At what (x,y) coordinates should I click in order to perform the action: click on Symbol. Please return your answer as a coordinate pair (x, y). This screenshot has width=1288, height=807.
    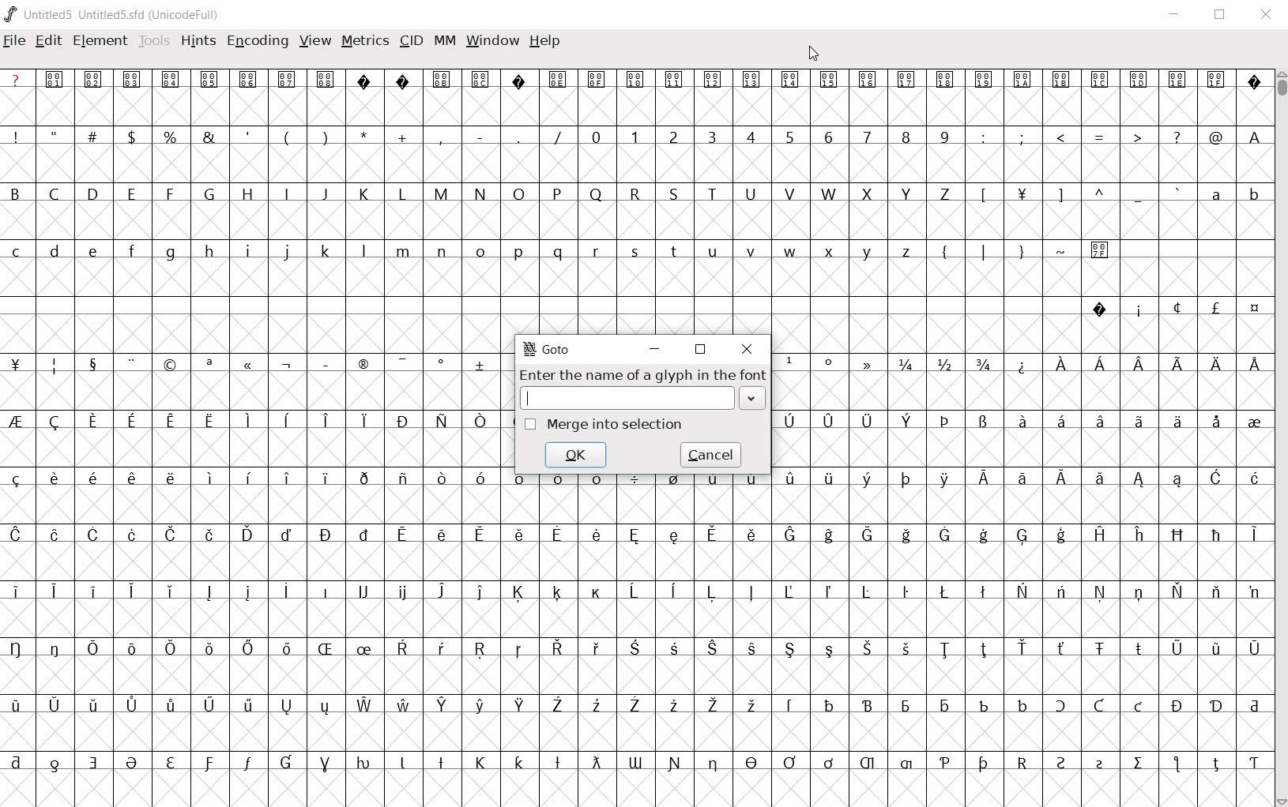
    Looking at the image, I should click on (1176, 308).